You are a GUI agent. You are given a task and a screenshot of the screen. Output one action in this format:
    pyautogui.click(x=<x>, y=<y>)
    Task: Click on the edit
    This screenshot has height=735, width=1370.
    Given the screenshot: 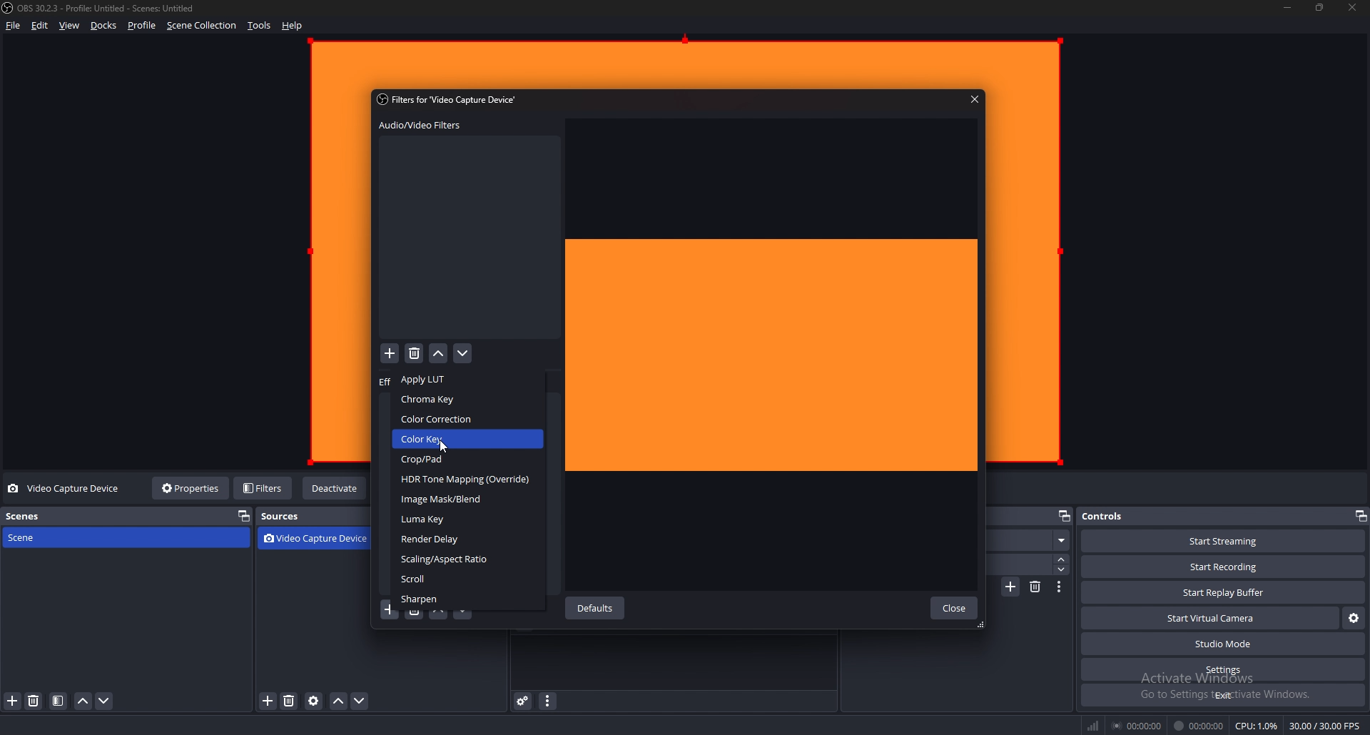 What is the action you would take?
    pyautogui.click(x=40, y=25)
    